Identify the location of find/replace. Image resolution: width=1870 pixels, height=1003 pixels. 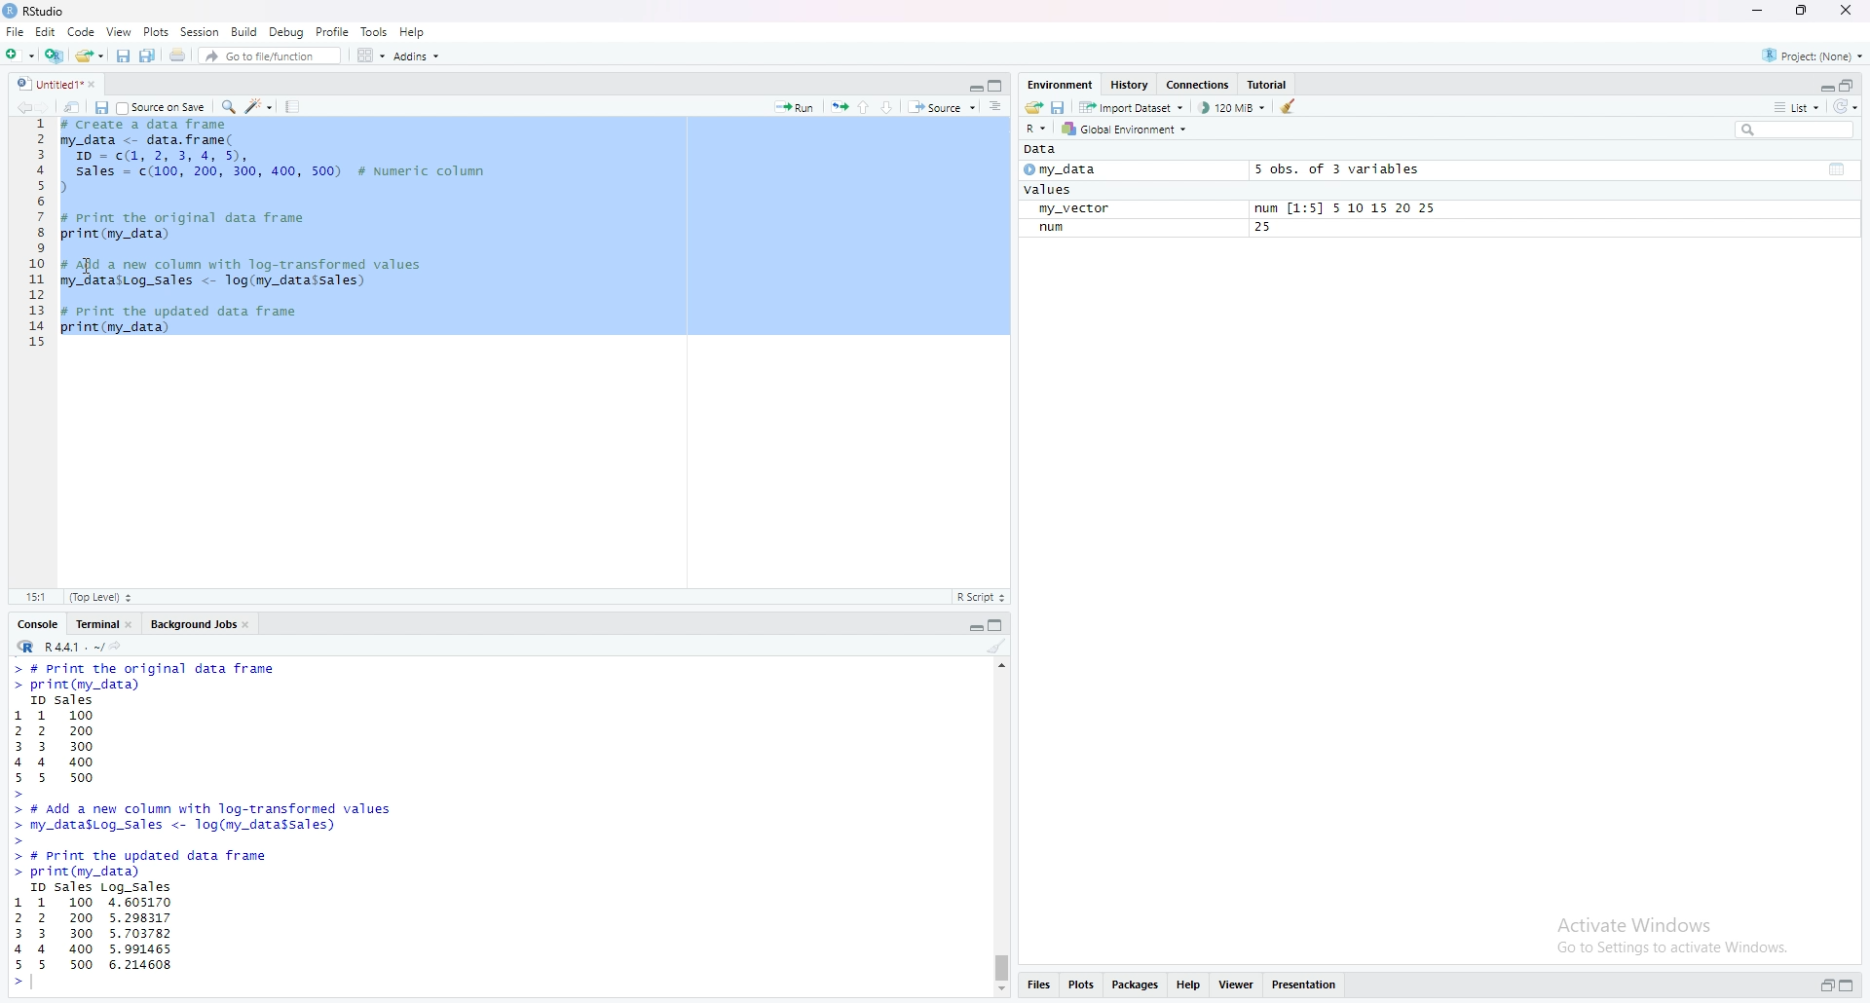
(226, 109).